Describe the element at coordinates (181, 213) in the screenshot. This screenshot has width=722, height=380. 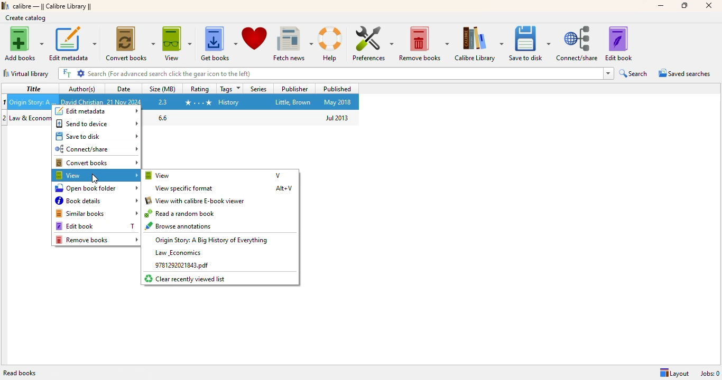
I see `read a random book` at that location.